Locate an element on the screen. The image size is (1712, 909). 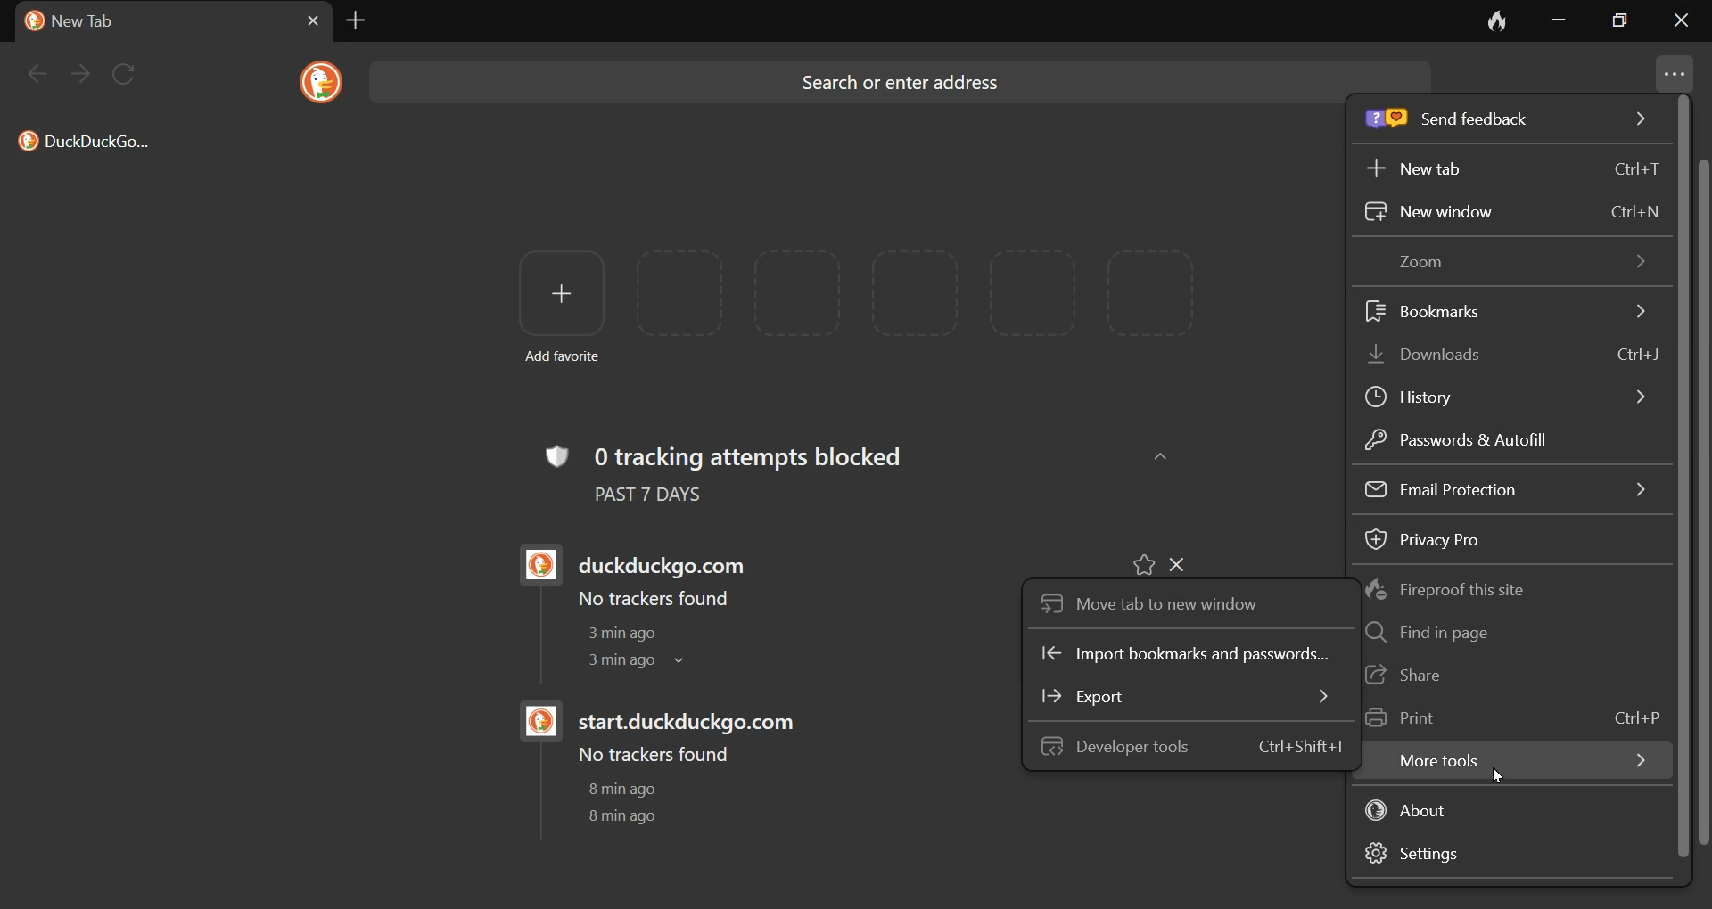
Bookmarks is located at coordinates (1499, 307).